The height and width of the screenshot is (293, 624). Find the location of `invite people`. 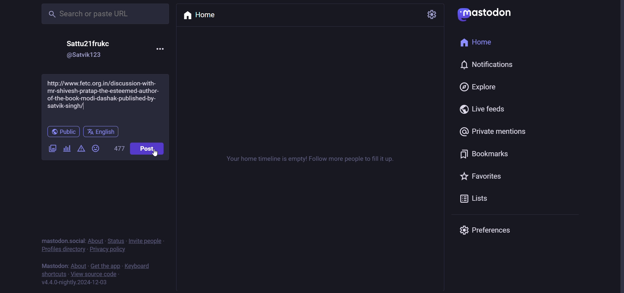

invite people is located at coordinates (151, 241).